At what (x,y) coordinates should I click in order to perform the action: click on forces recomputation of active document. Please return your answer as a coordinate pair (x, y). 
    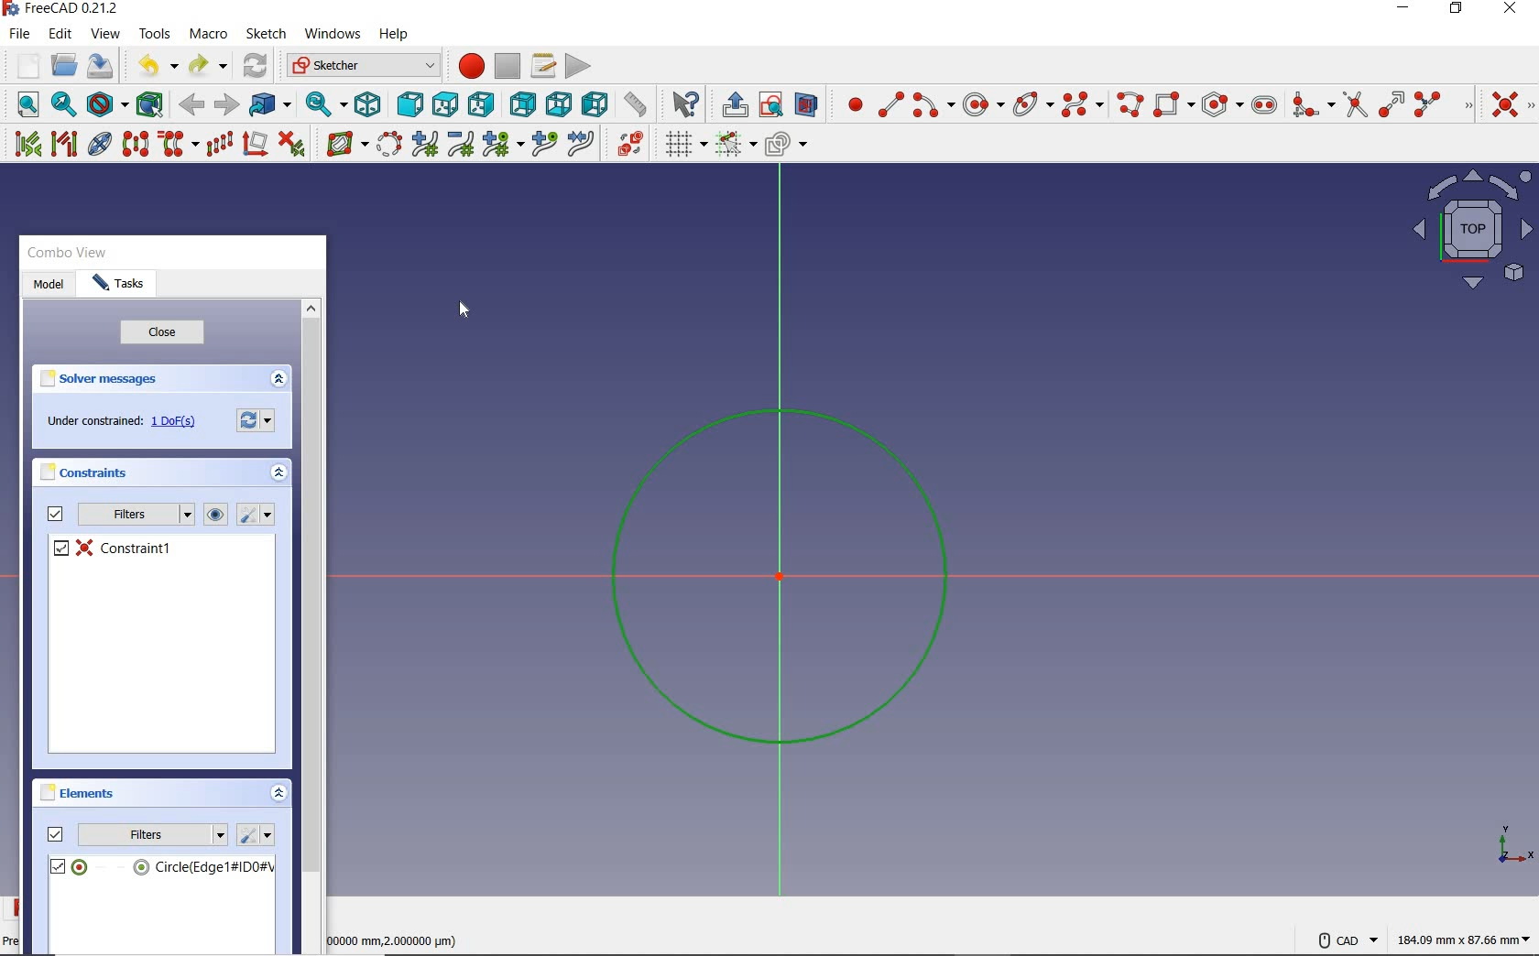
    Looking at the image, I should click on (260, 421).